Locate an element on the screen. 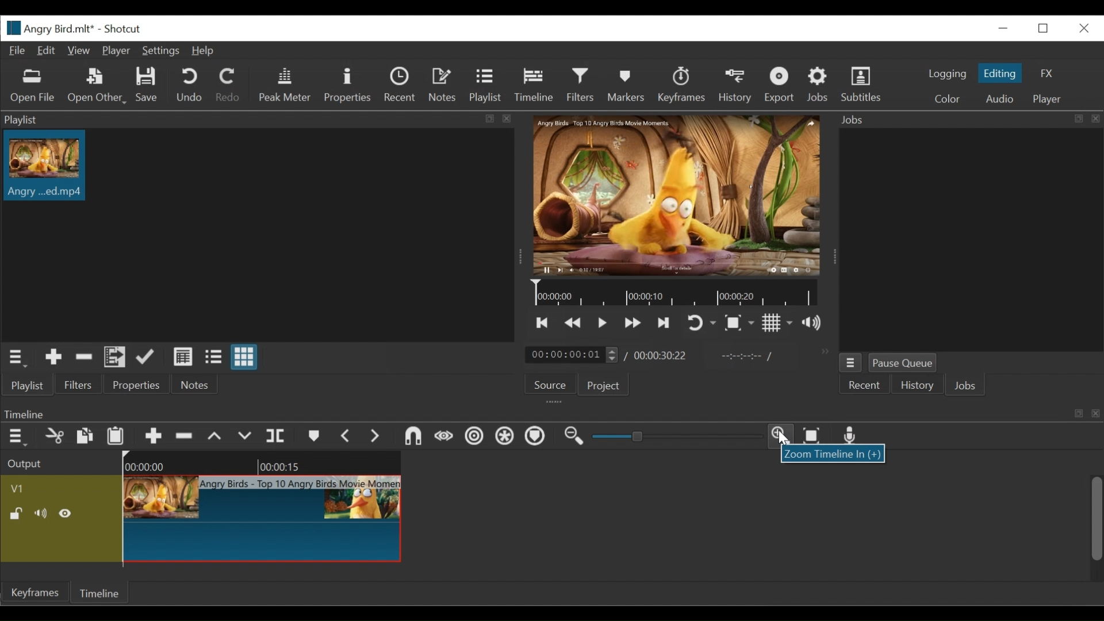  Toggle display grid on player is located at coordinates (778, 323).